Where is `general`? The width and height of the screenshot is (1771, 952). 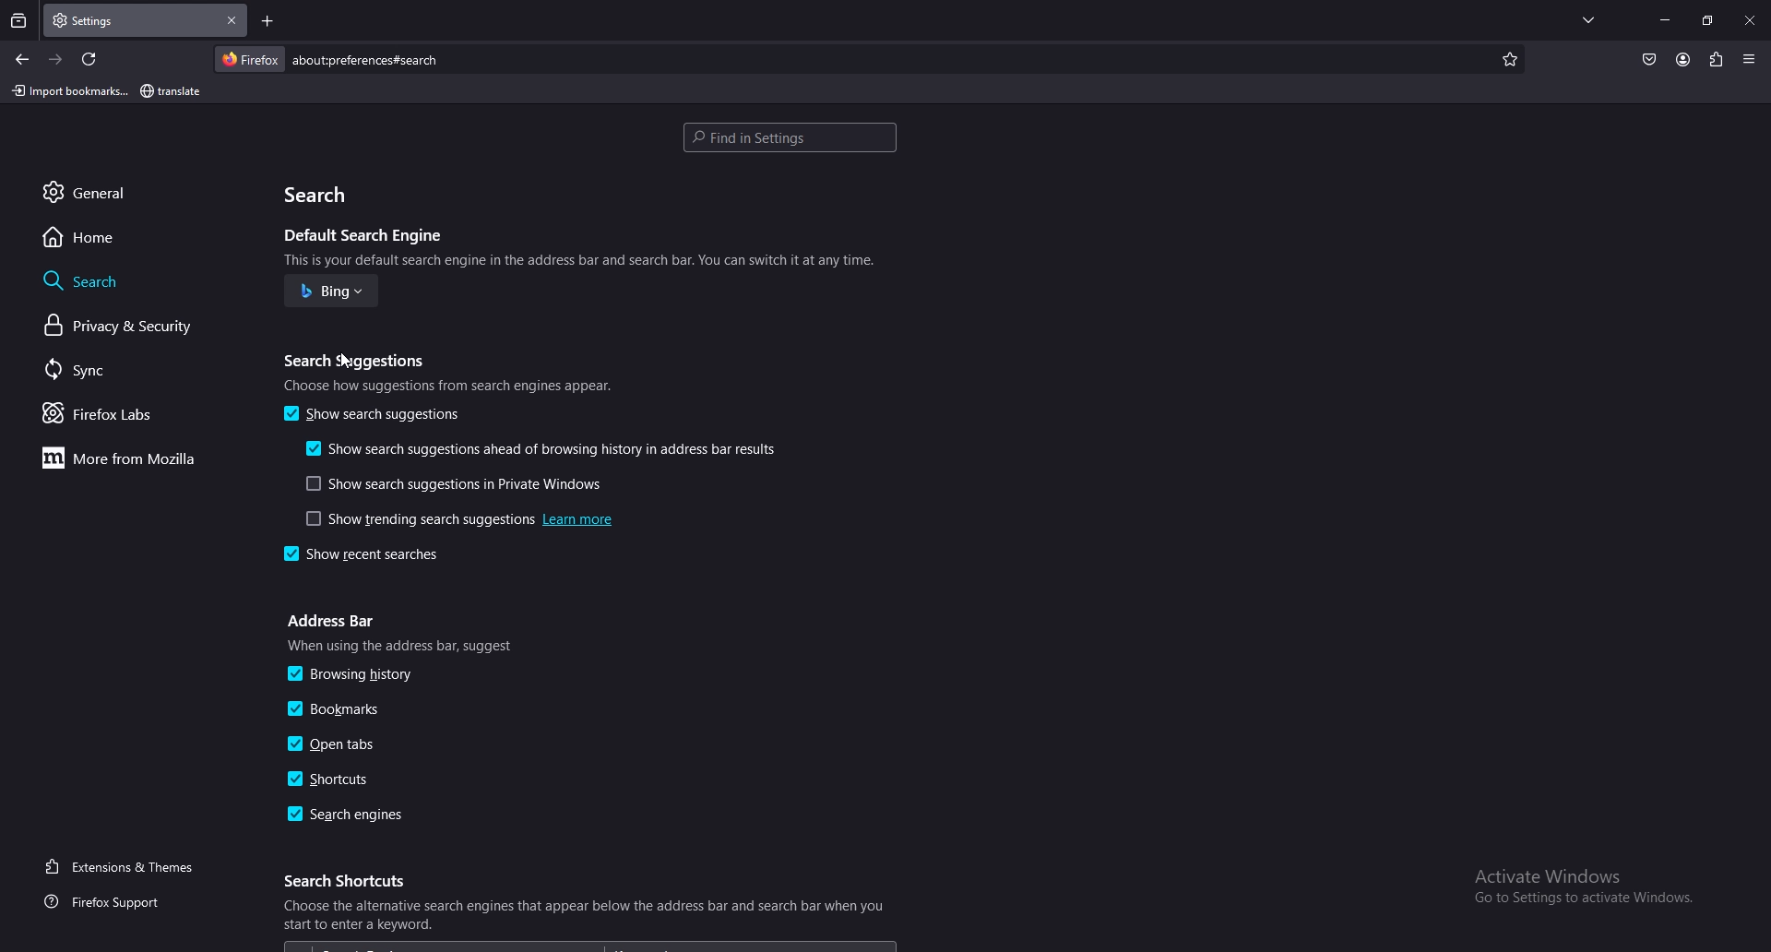 general is located at coordinates (147, 193).